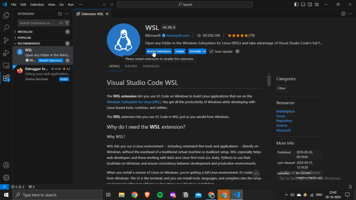 This screenshot has height=200, width=356. I want to click on Uninstall, so click(197, 51).